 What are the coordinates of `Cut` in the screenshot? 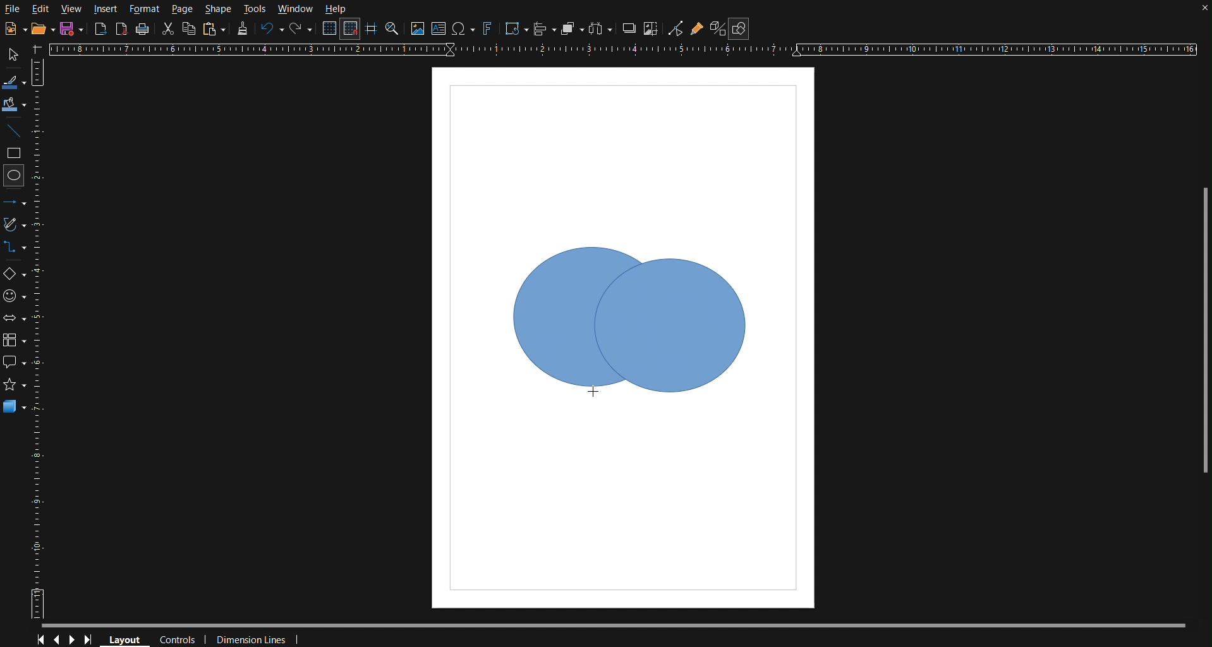 It's located at (169, 30).